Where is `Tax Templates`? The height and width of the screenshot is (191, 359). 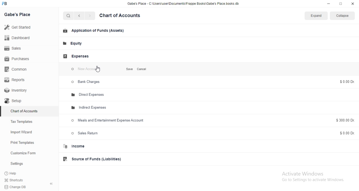 Tax Templates is located at coordinates (24, 121).